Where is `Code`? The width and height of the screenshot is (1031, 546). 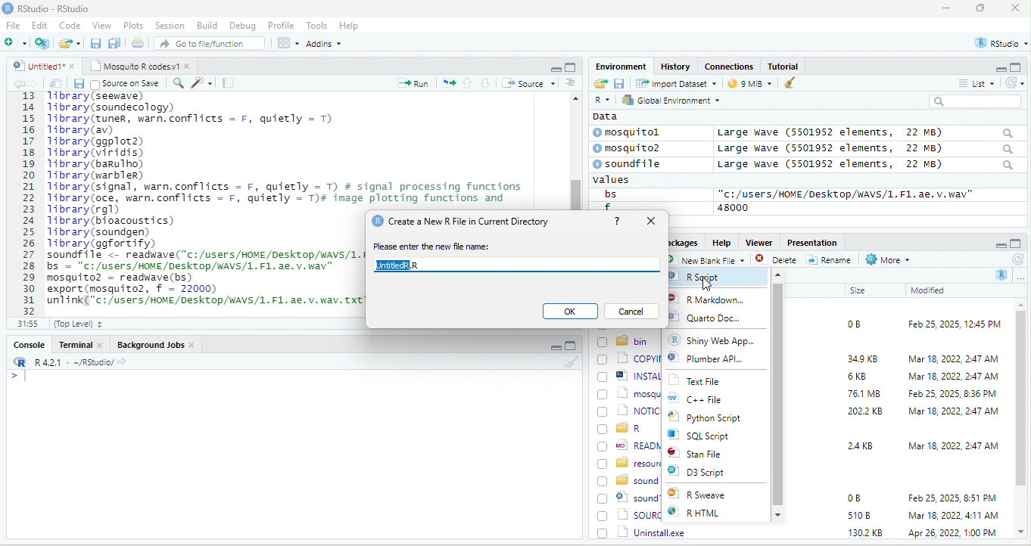
Code is located at coordinates (70, 25).